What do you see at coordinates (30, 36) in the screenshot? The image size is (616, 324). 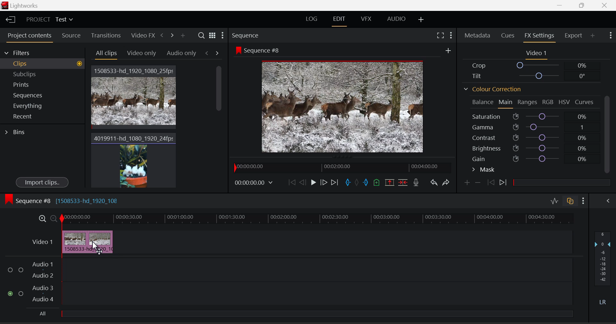 I see `Project Contents Tab` at bounding box center [30, 36].